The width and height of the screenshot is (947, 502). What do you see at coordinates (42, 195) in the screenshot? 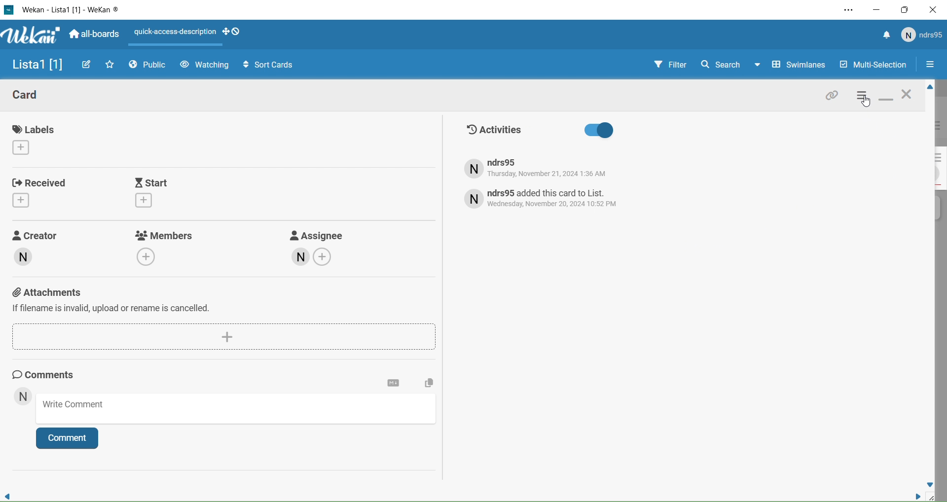
I see `Received` at bounding box center [42, 195].